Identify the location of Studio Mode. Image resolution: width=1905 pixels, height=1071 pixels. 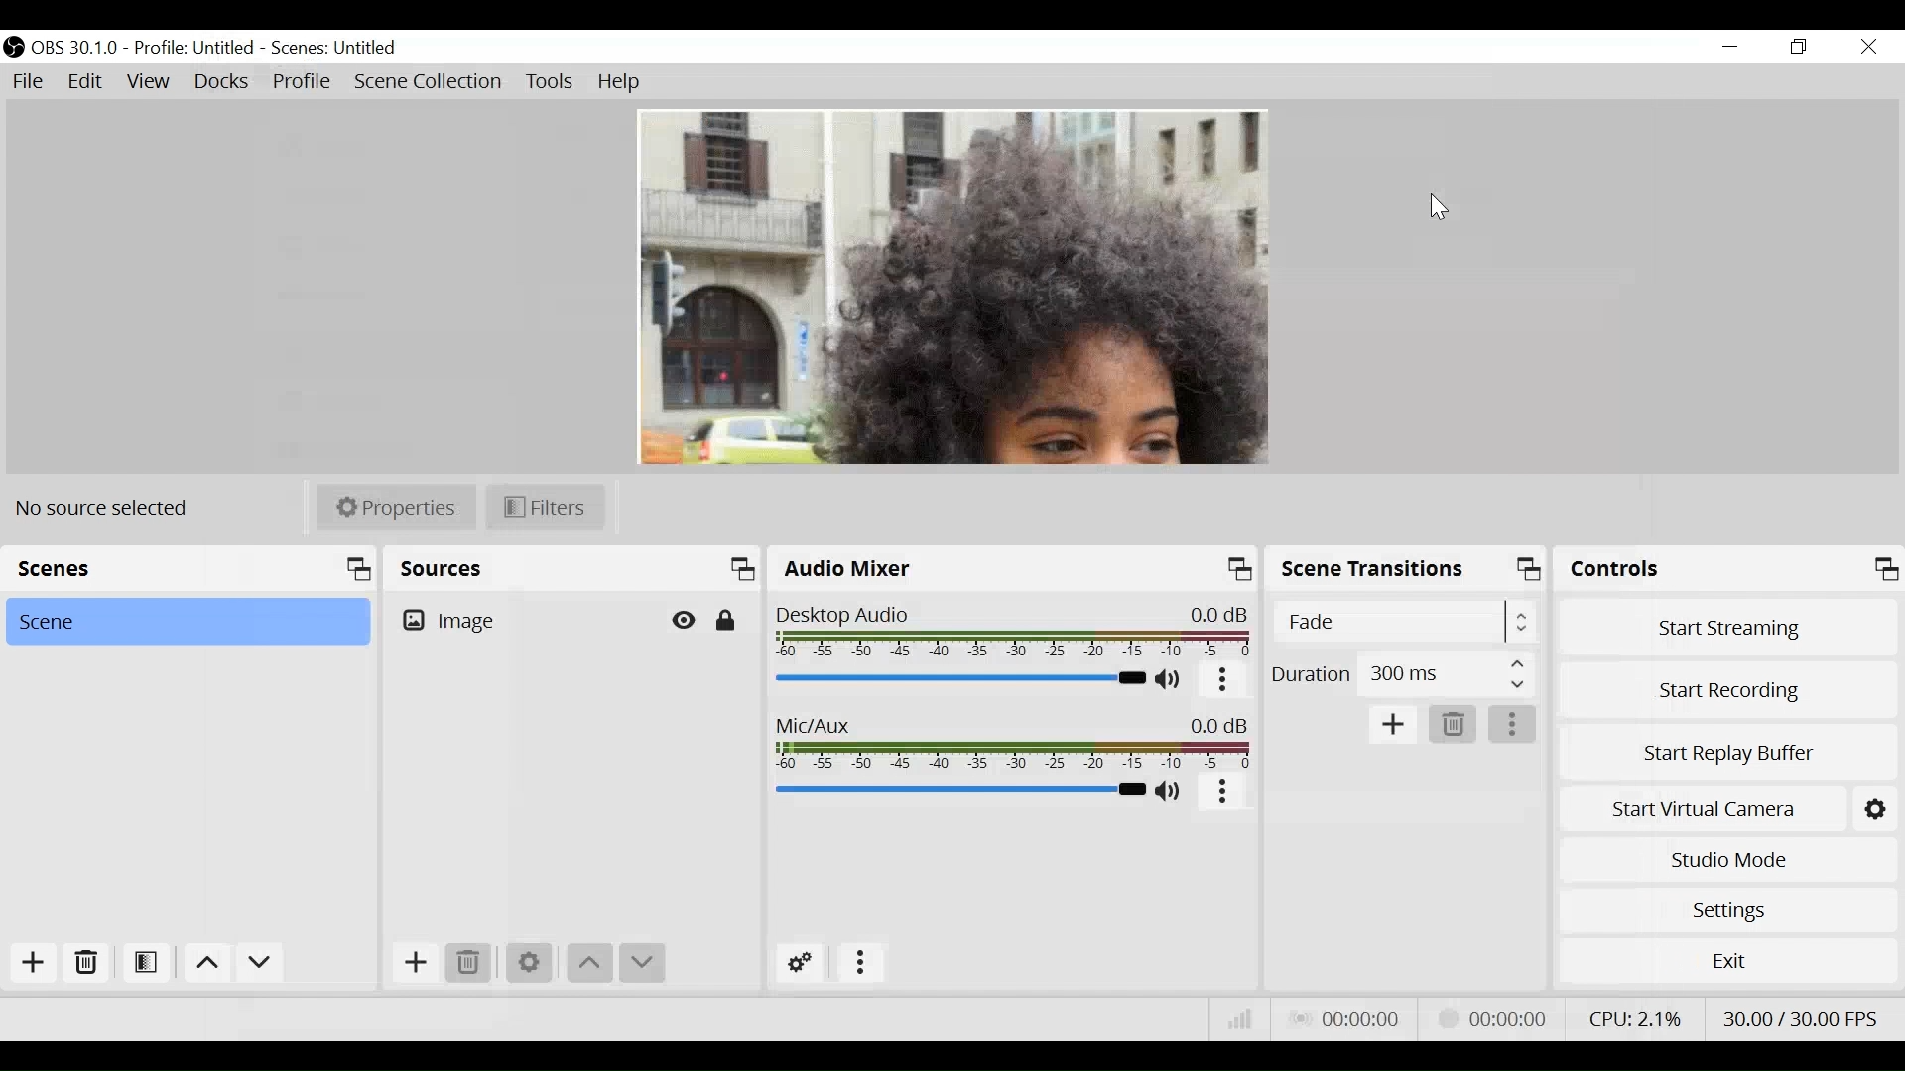
(1729, 860).